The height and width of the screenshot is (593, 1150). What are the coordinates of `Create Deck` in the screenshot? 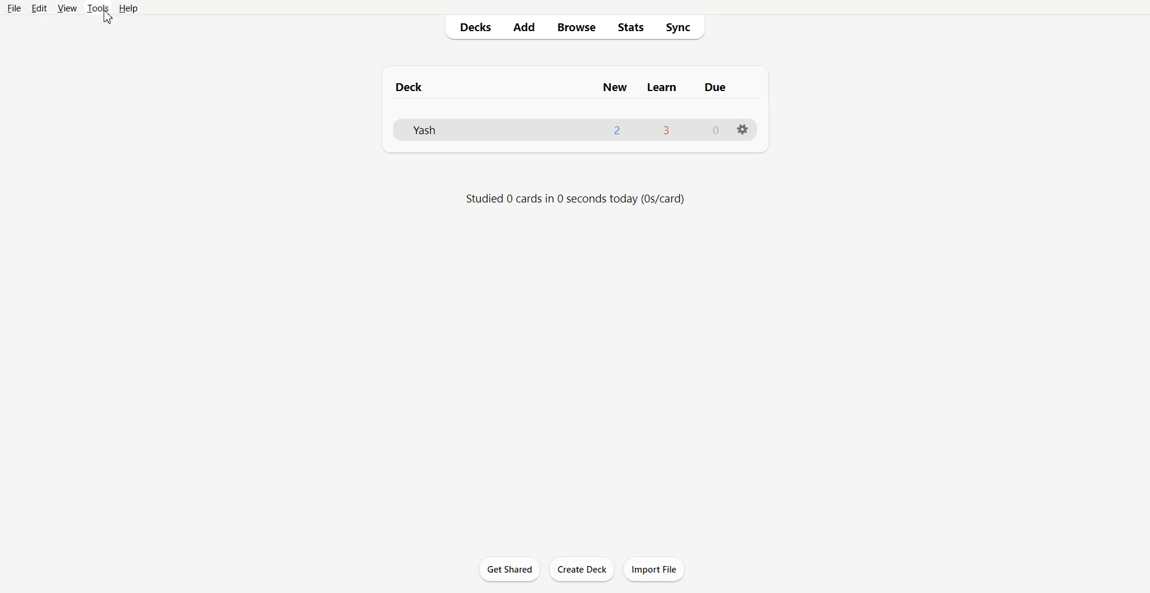 It's located at (582, 569).